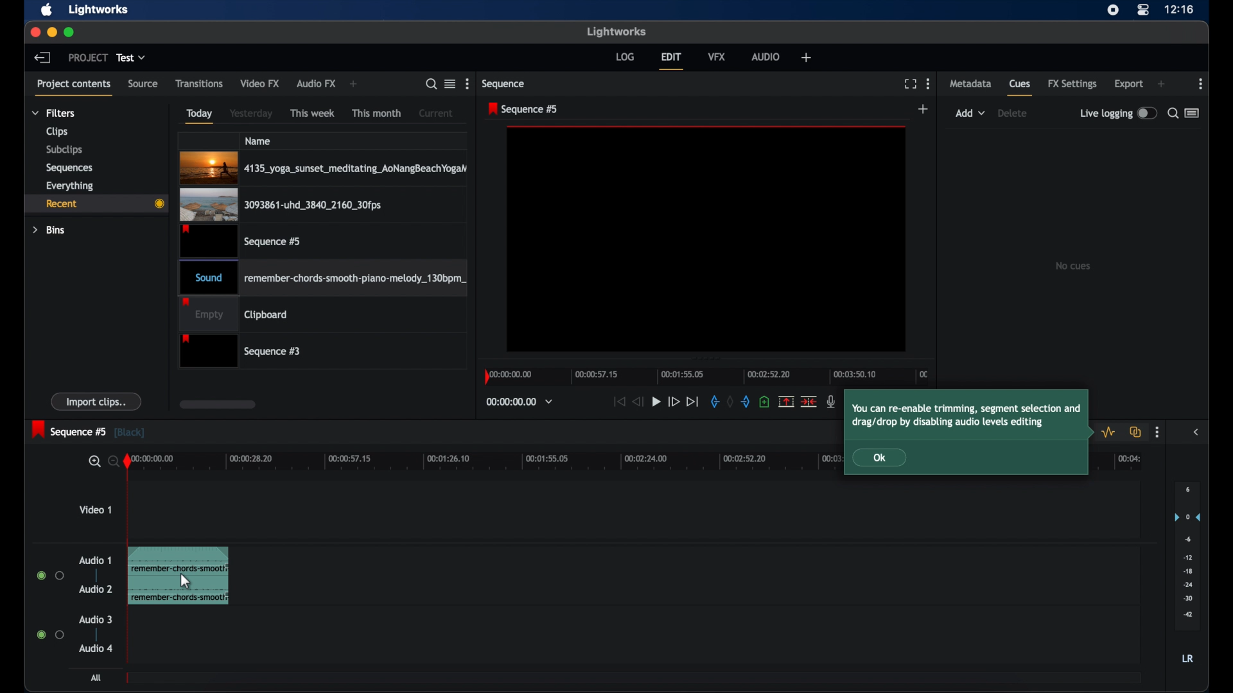 The height and width of the screenshot is (693, 1233). What do you see at coordinates (524, 108) in the screenshot?
I see `sequence 5` at bounding box center [524, 108].